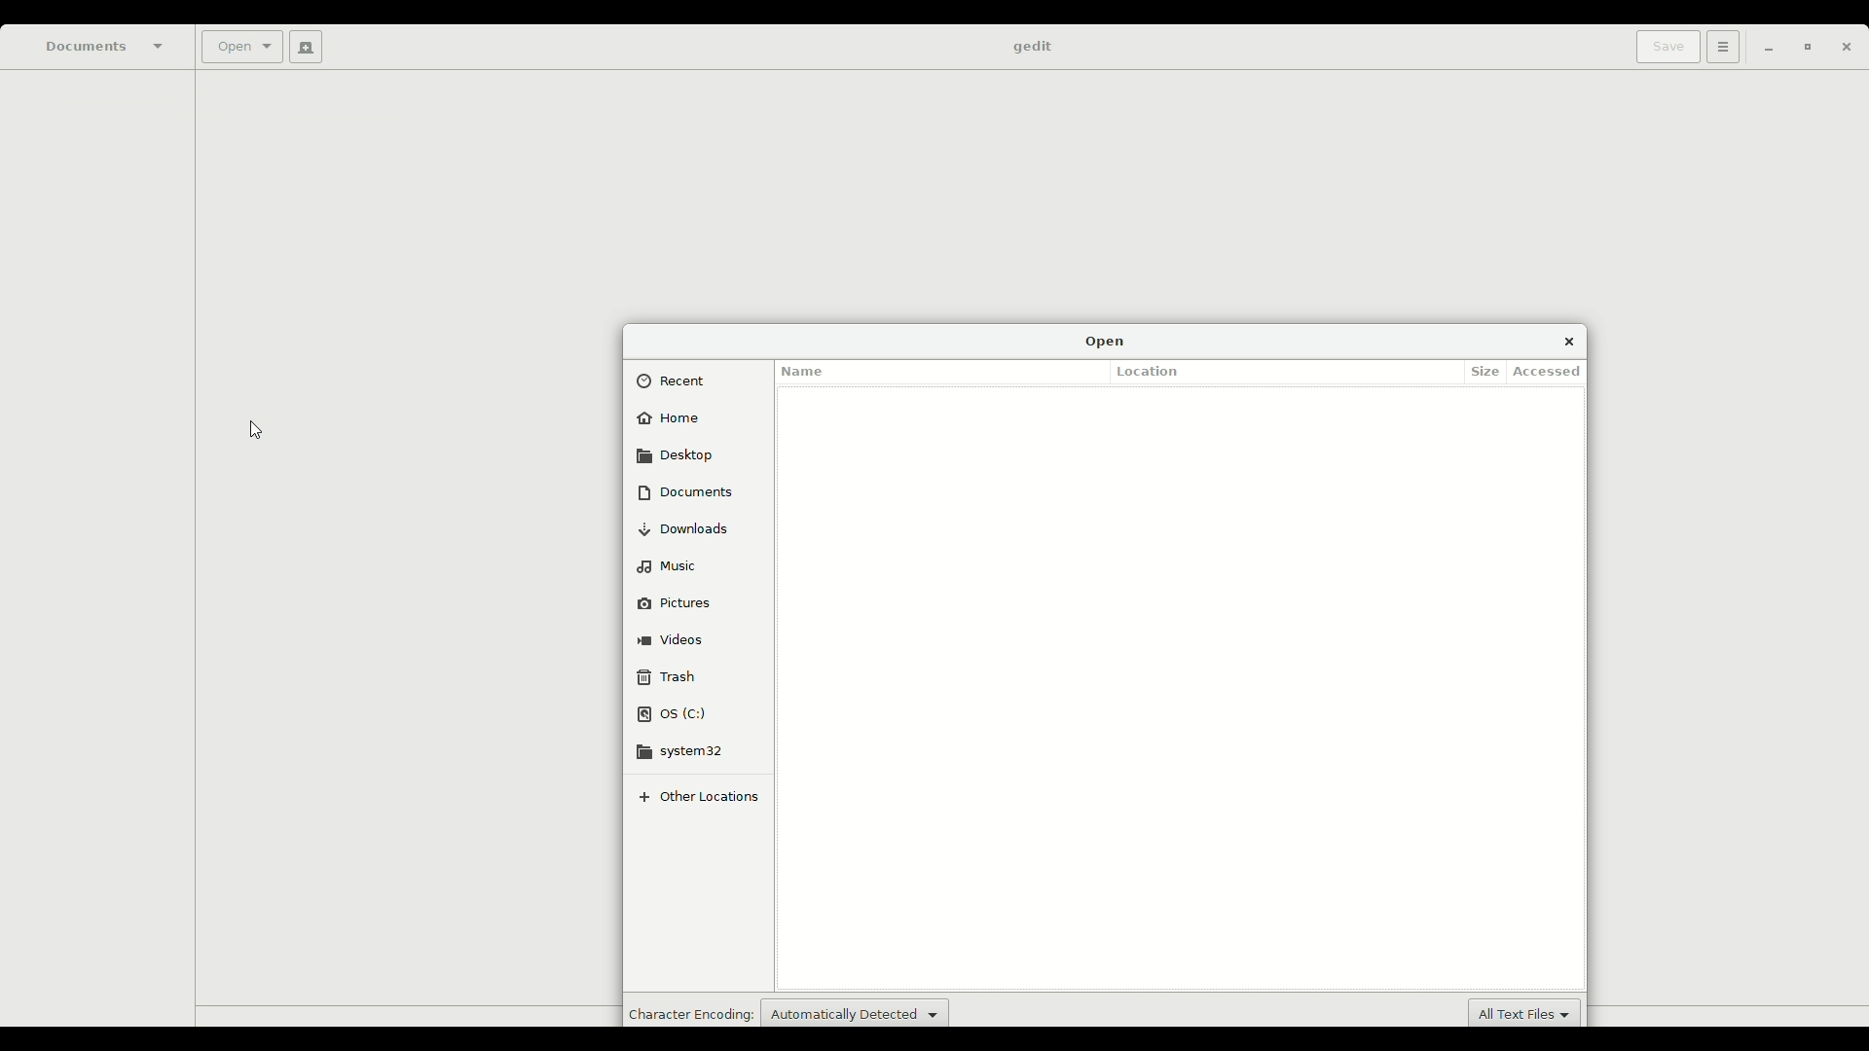 This screenshot has width=1869, height=1051. Describe the element at coordinates (688, 1013) in the screenshot. I see `Character encoding` at that location.